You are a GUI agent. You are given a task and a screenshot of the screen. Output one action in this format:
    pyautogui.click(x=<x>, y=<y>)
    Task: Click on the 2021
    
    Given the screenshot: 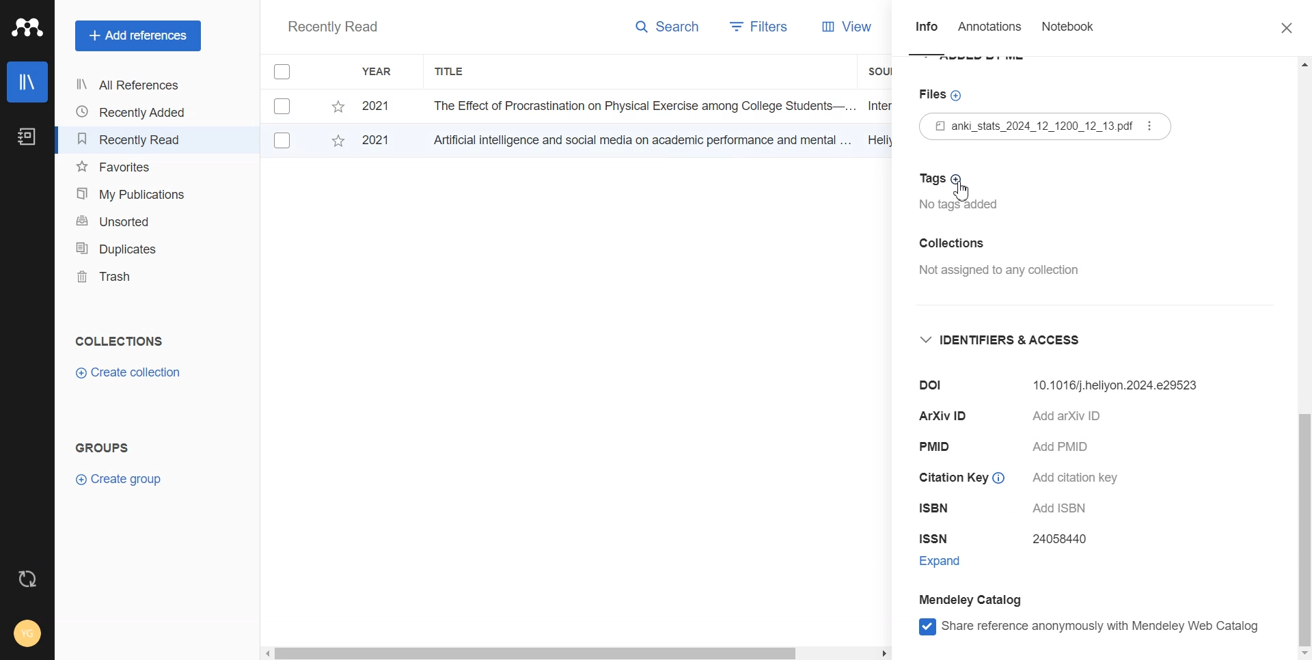 What is the action you would take?
    pyautogui.click(x=383, y=142)
    